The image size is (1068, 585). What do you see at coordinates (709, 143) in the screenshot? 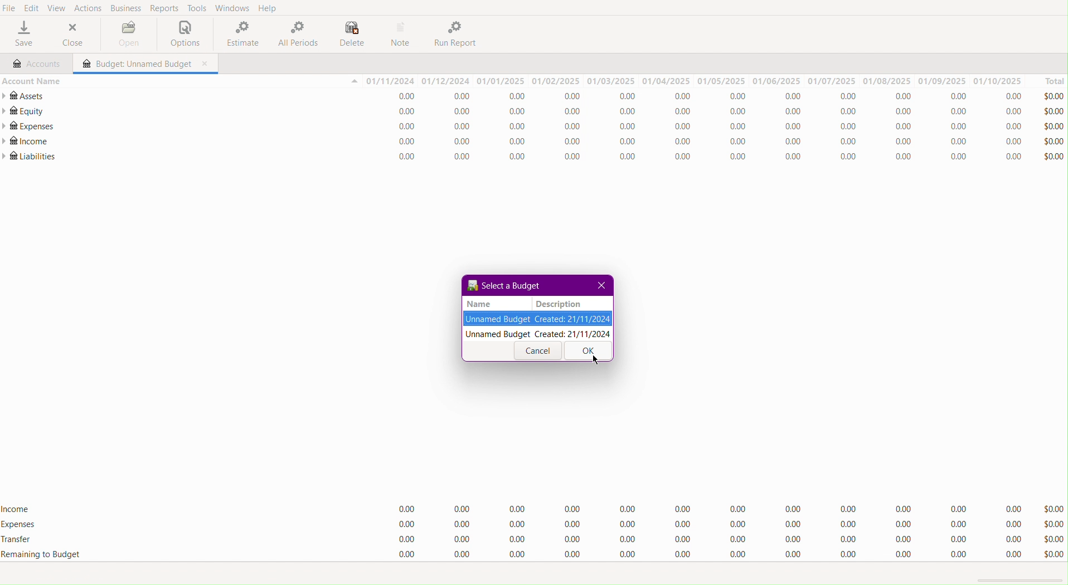
I see `Income` at bounding box center [709, 143].